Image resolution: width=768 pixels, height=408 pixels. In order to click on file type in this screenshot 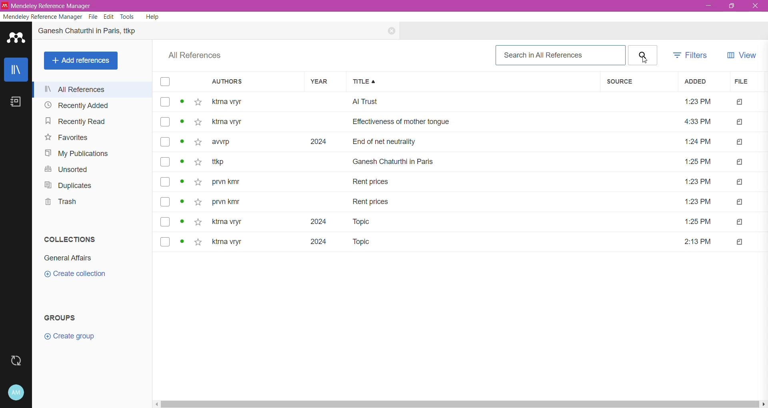, I will do `click(741, 242)`.